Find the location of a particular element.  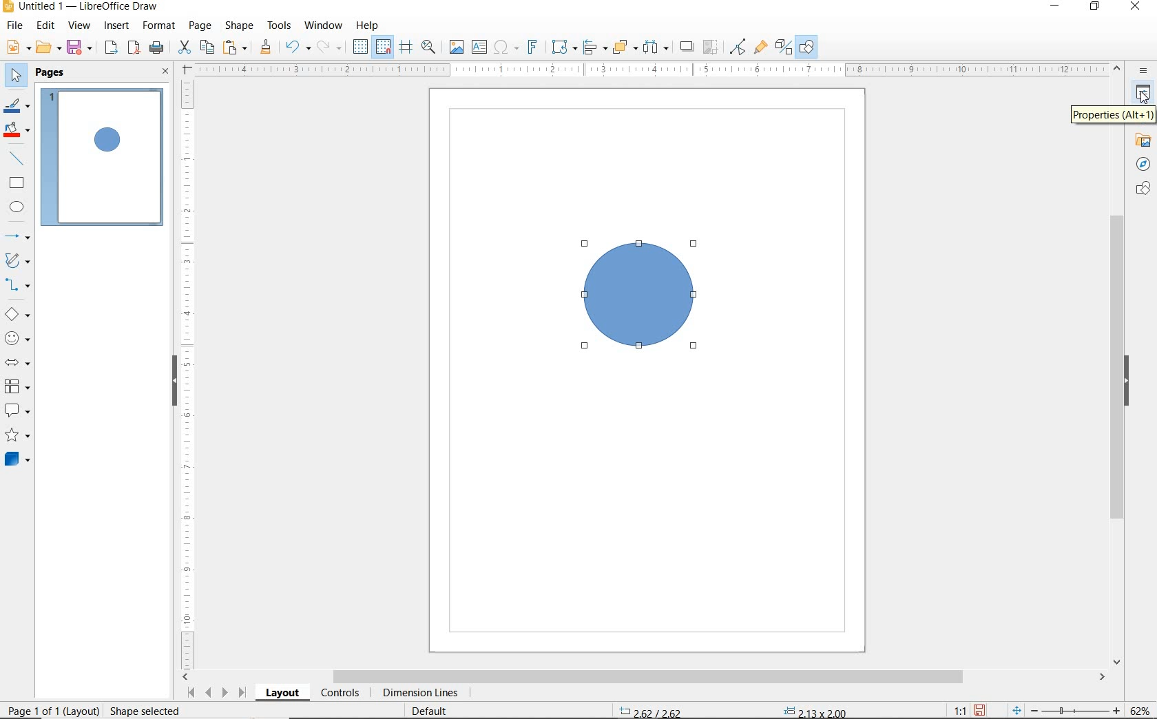

Gallery is located at coordinates (1141, 143).